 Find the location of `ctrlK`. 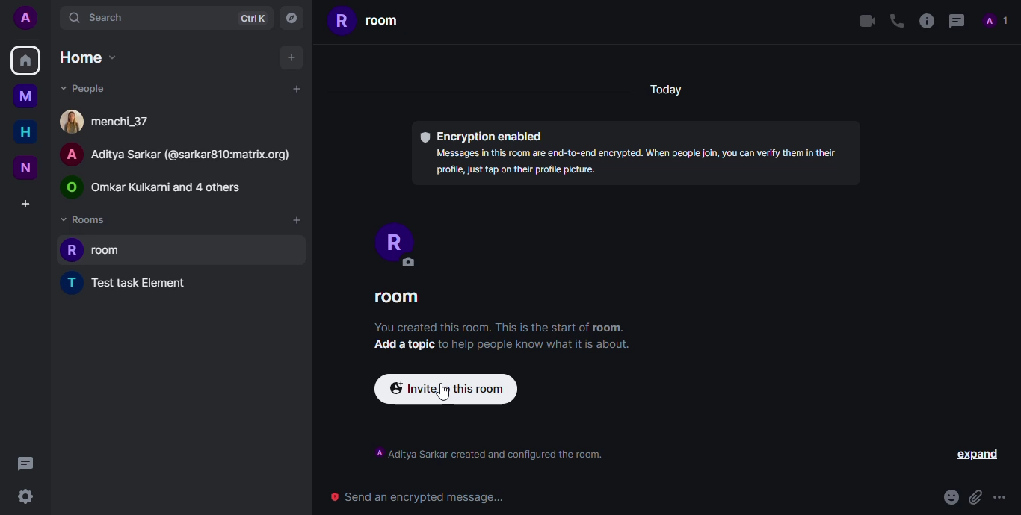

ctrlK is located at coordinates (253, 19).